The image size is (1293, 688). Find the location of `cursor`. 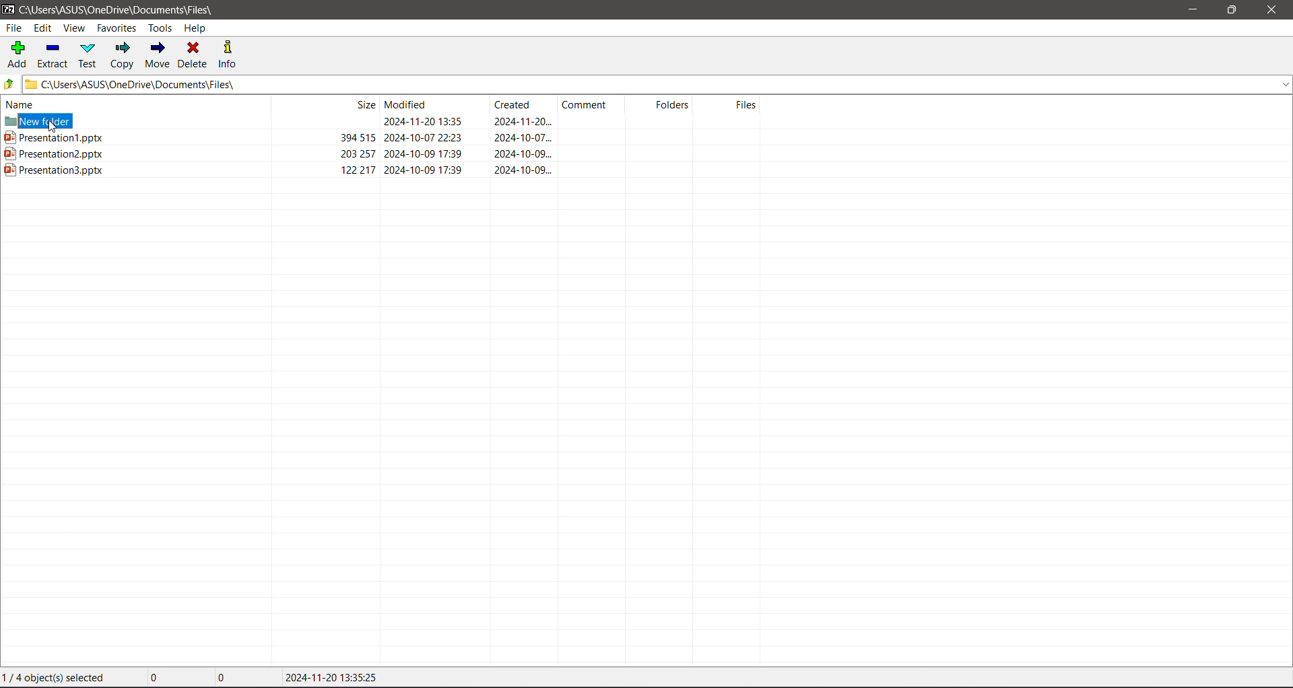

cursor is located at coordinates (51, 129).